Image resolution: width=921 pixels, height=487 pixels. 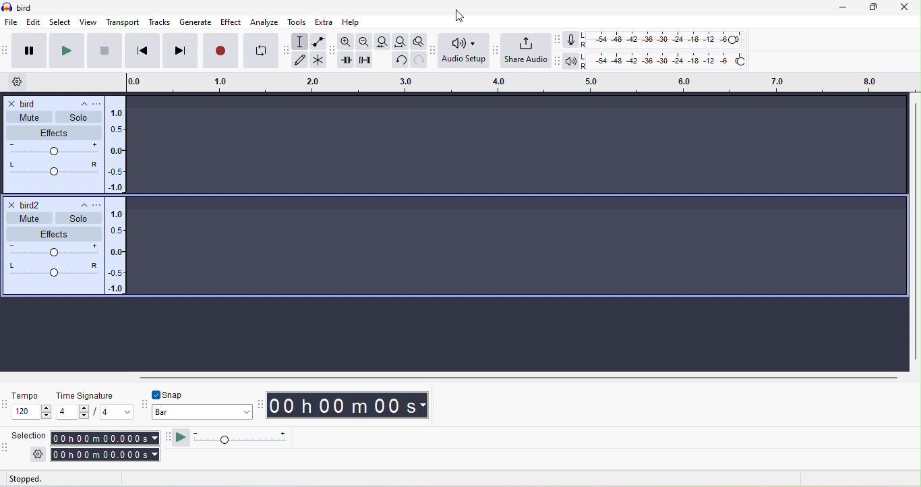 I want to click on collapse, so click(x=78, y=204).